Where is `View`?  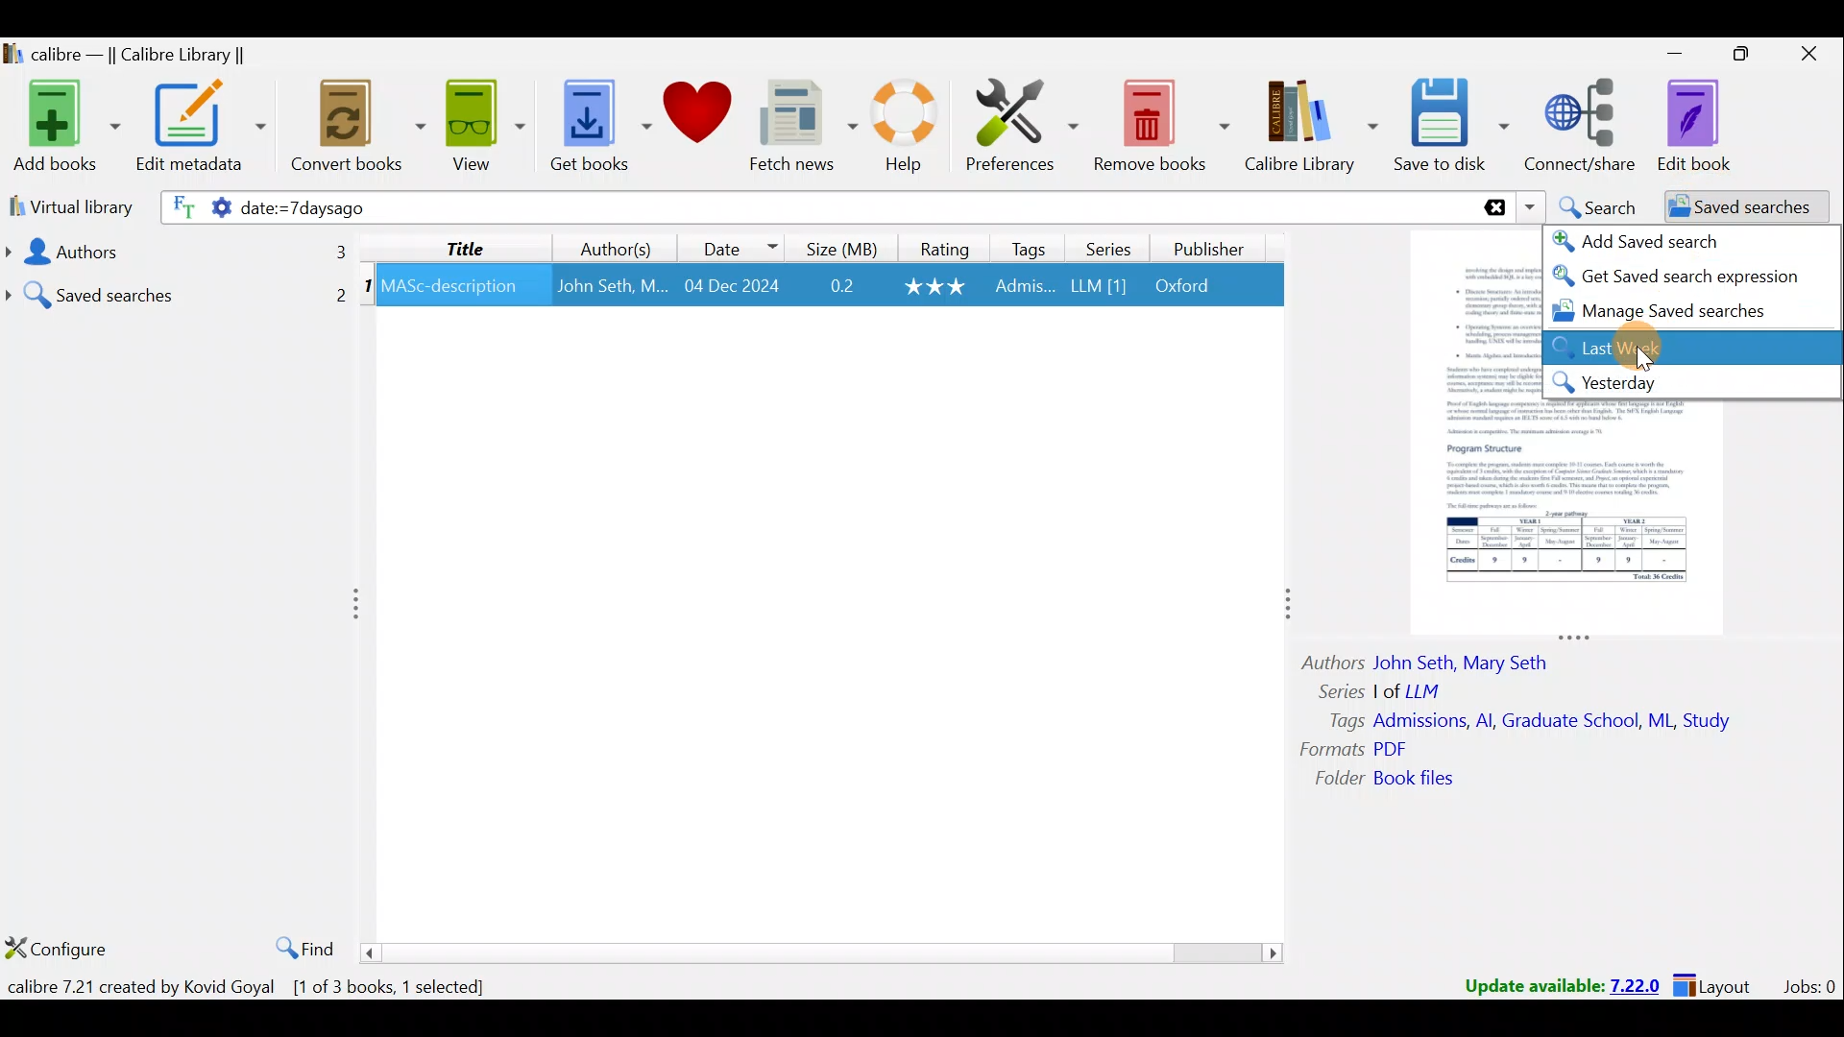 View is located at coordinates (480, 128).